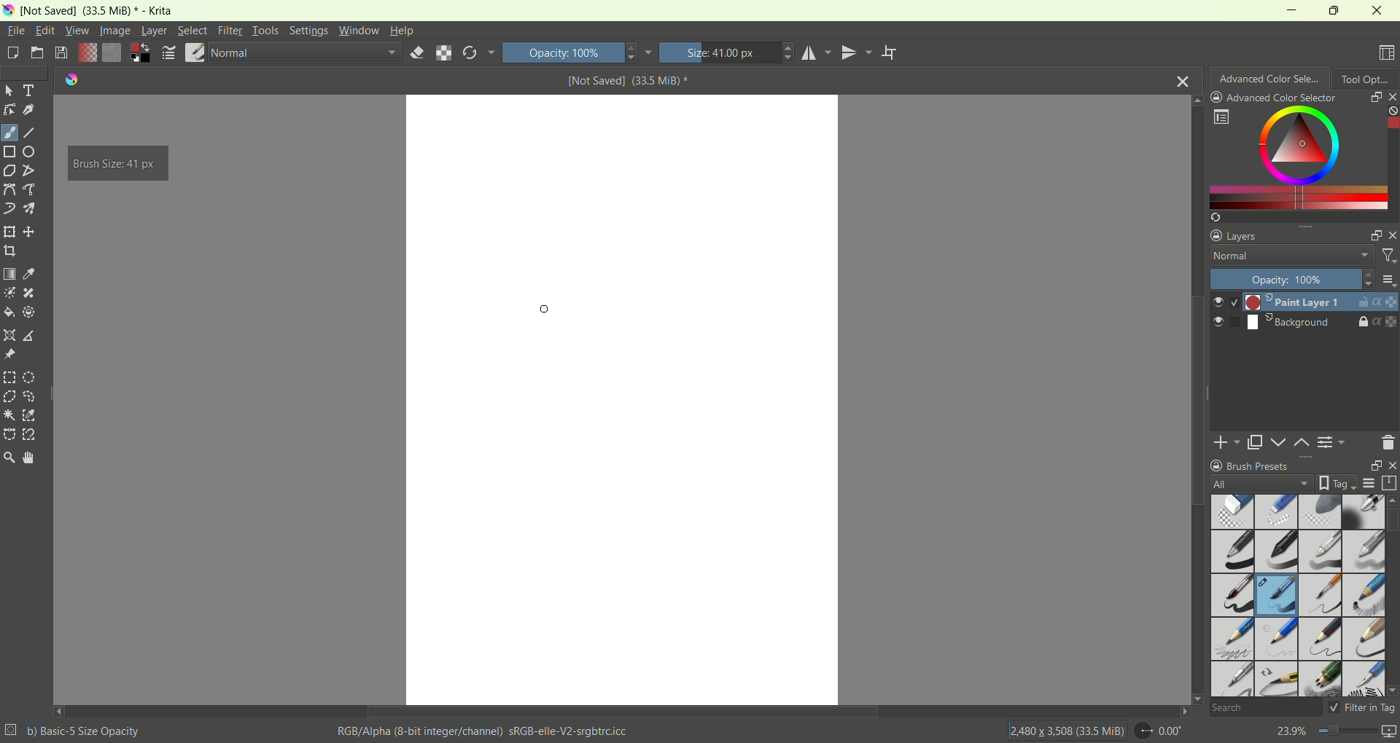 The image size is (1400, 743). What do you see at coordinates (31, 90) in the screenshot?
I see `text` at bounding box center [31, 90].